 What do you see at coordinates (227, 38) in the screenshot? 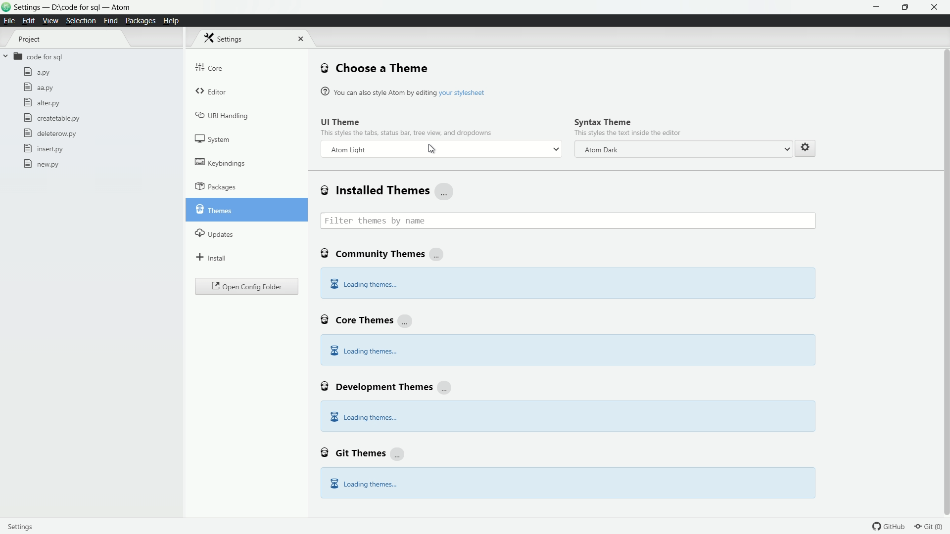
I see `settings` at bounding box center [227, 38].